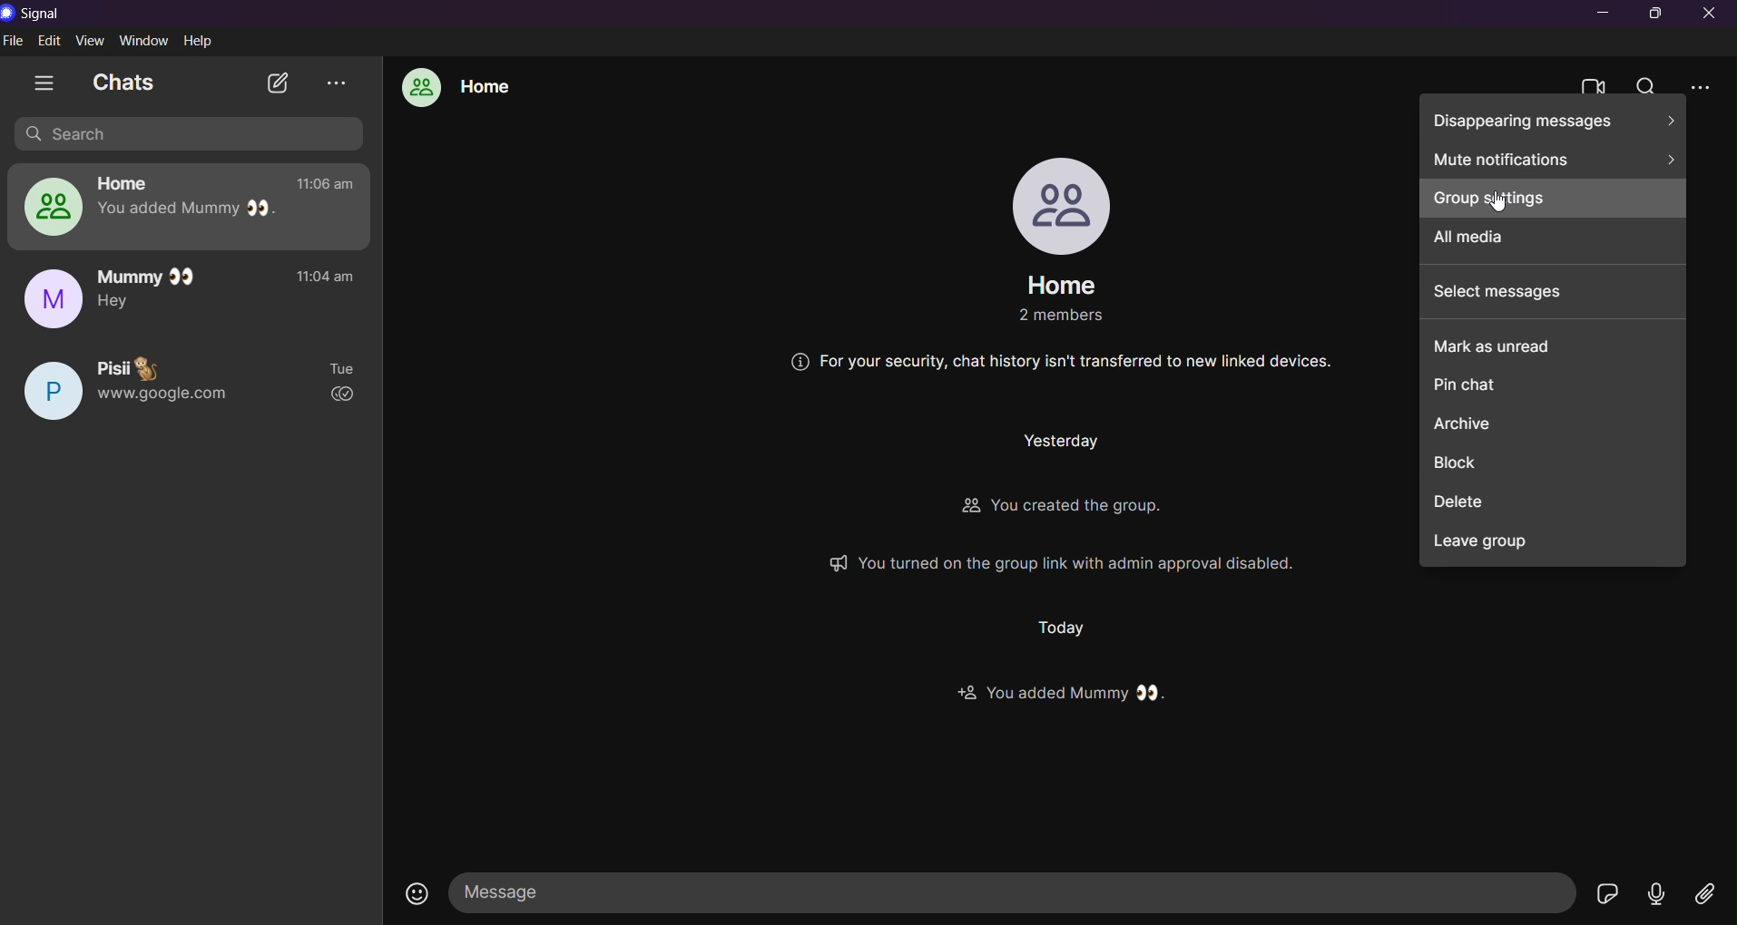  Describe the element at coordinates (126, 82) in the screenshot. I see `chats` at that location.